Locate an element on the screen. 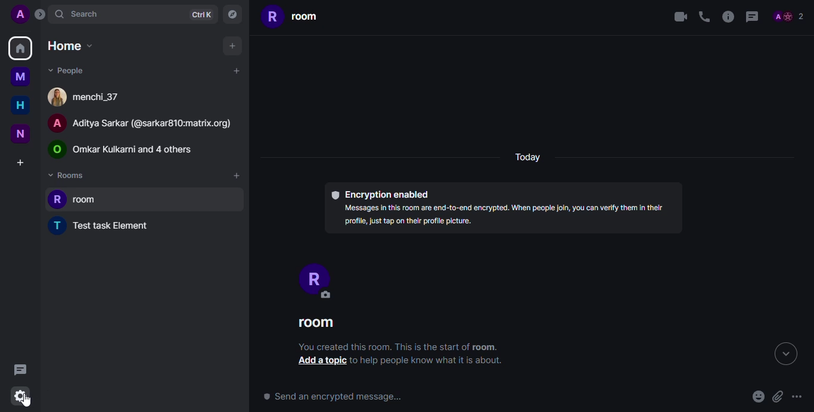  add is located at coordinates (236, 176).